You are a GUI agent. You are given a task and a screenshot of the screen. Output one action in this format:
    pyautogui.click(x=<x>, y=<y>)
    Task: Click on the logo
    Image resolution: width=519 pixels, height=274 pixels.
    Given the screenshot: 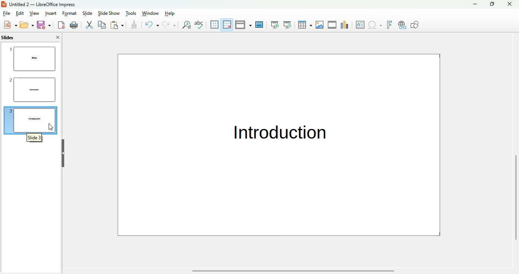 What is the action you would take?
    pyautogui.click(x=4, y=4)
    